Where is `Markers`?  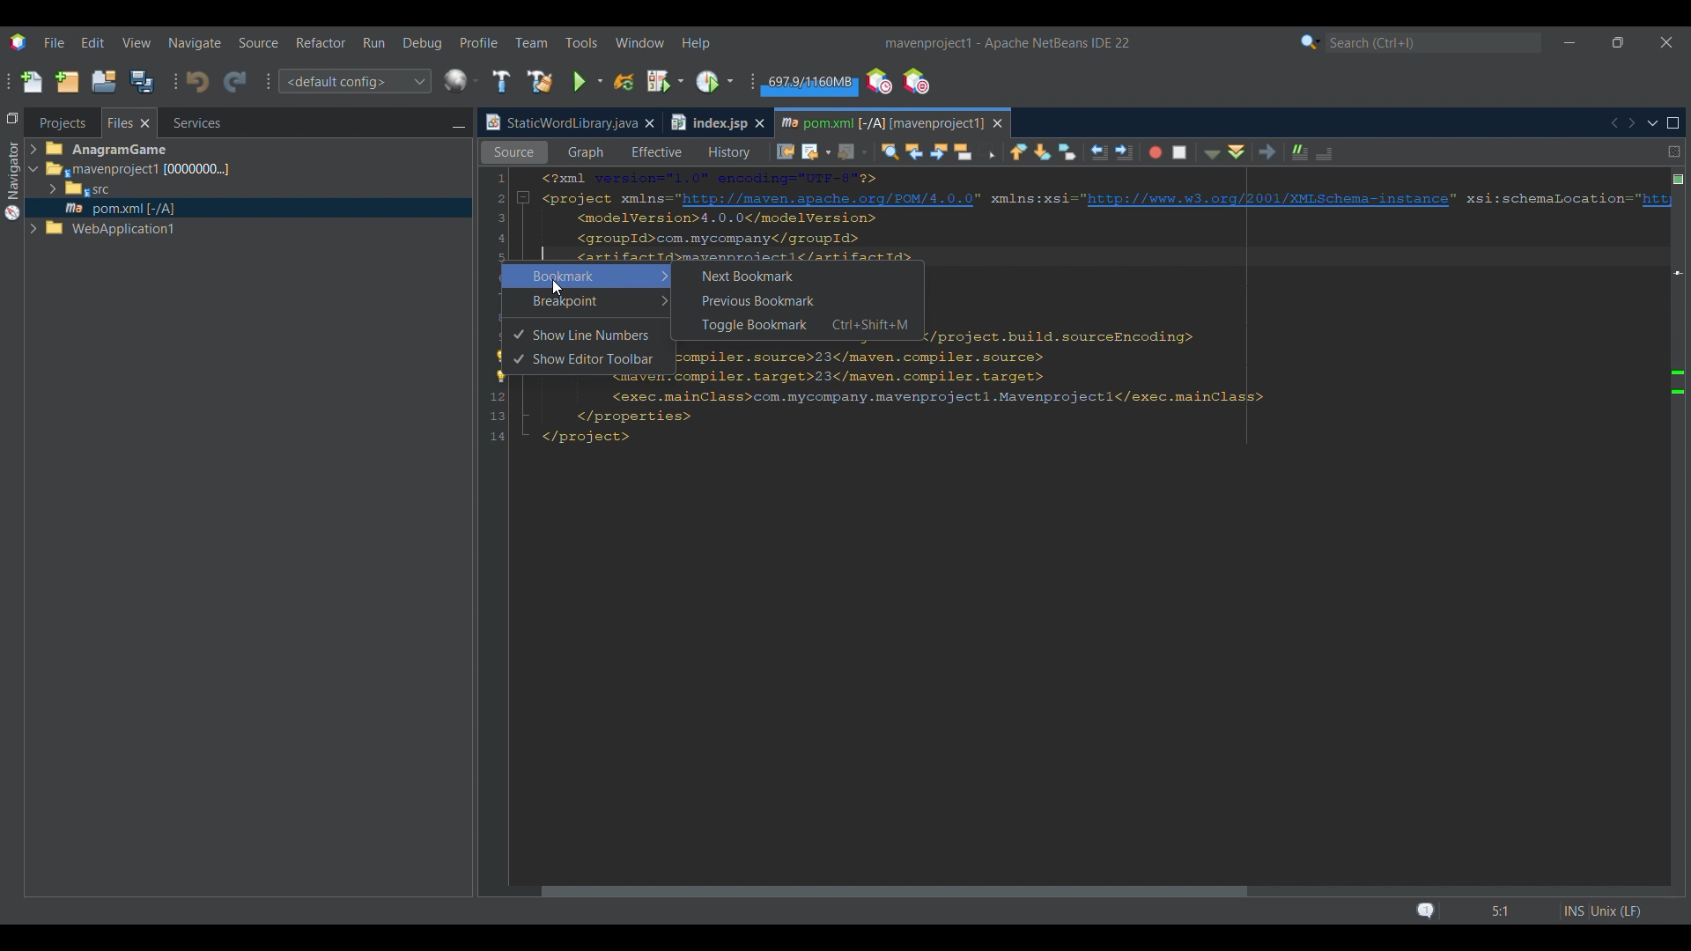 Markers is located at coordinates (1677, 773).